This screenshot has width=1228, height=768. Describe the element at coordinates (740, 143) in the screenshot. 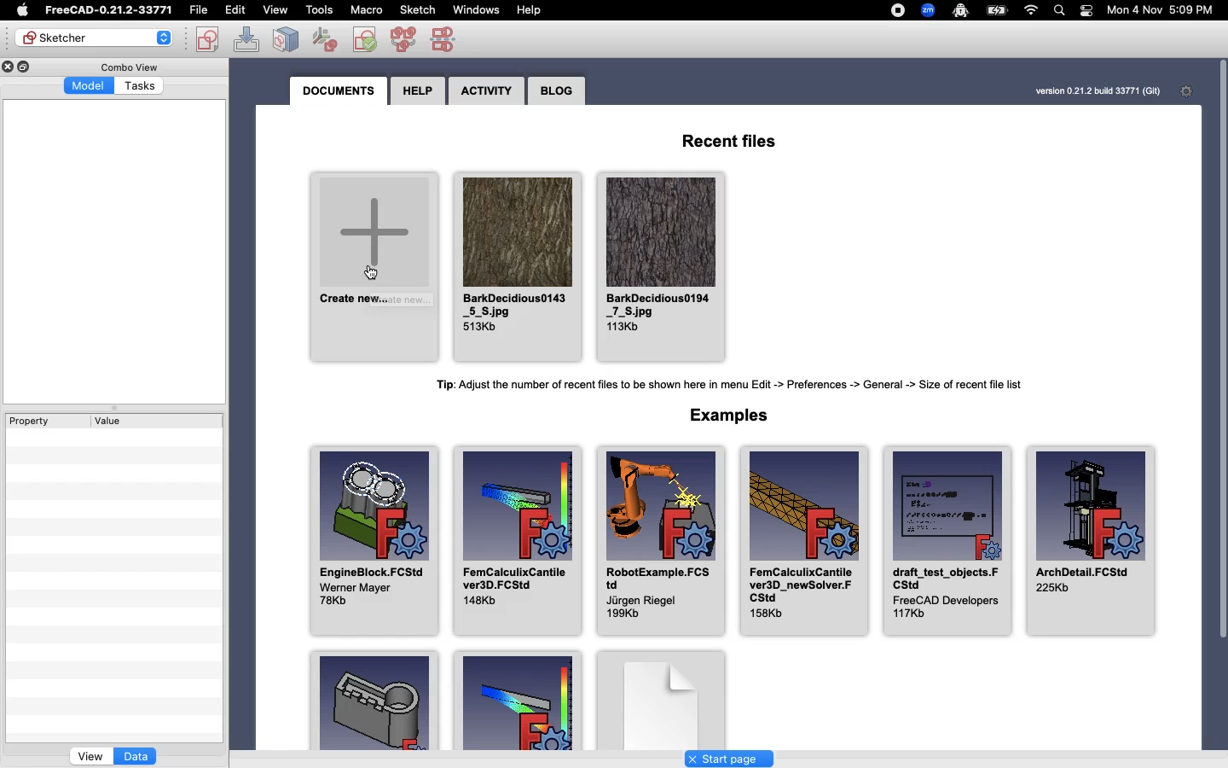

I see `Recent files` at that location.